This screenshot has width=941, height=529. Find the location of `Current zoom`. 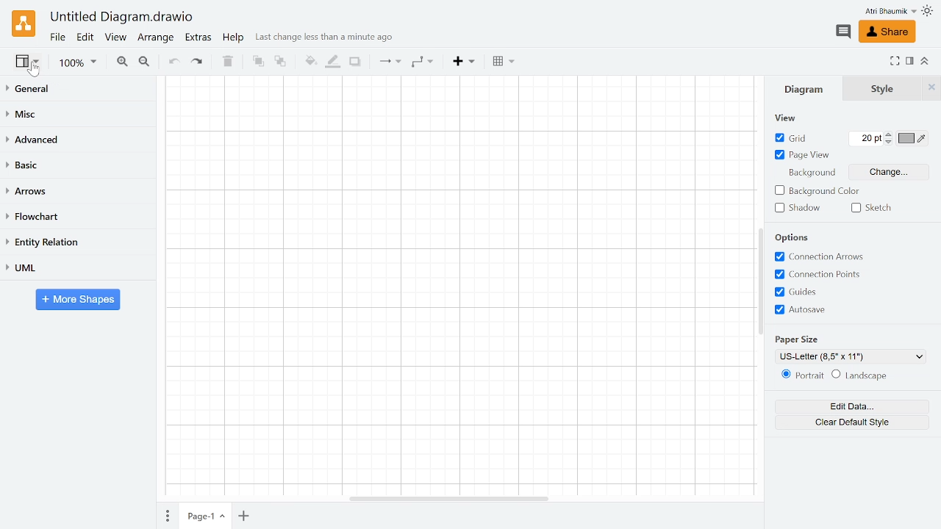

Current zoom is located at coordinates (80, 64).